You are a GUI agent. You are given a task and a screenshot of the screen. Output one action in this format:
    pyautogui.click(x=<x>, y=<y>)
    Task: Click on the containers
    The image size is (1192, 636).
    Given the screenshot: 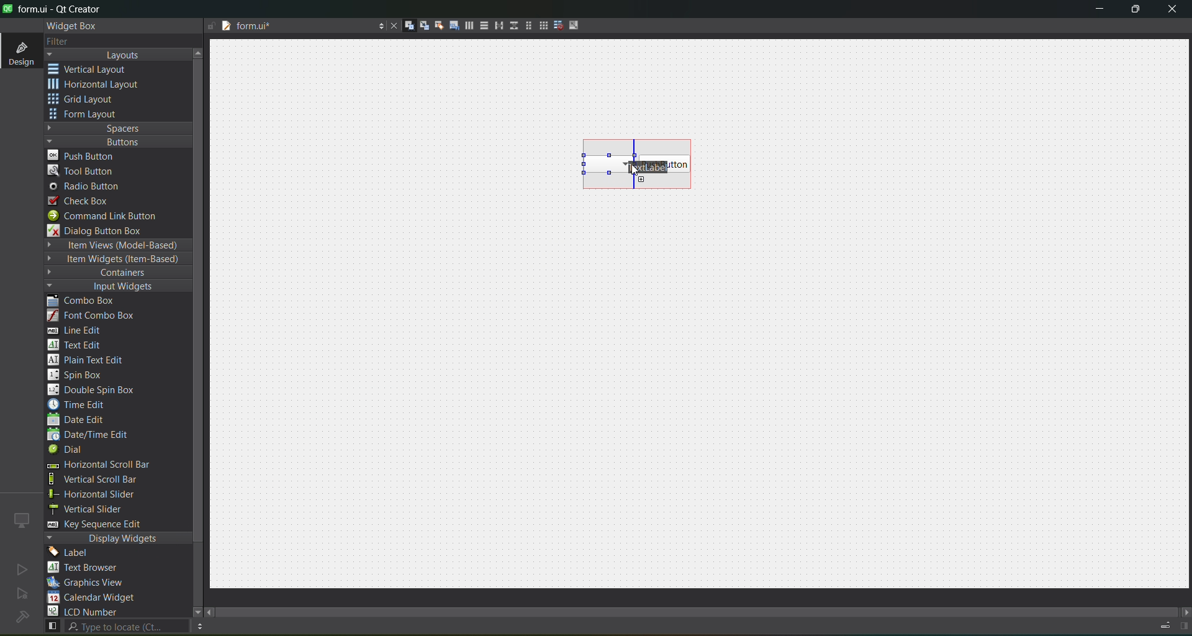 What is the action you would take?
    pyautogui.click(x=112, y=273)
    